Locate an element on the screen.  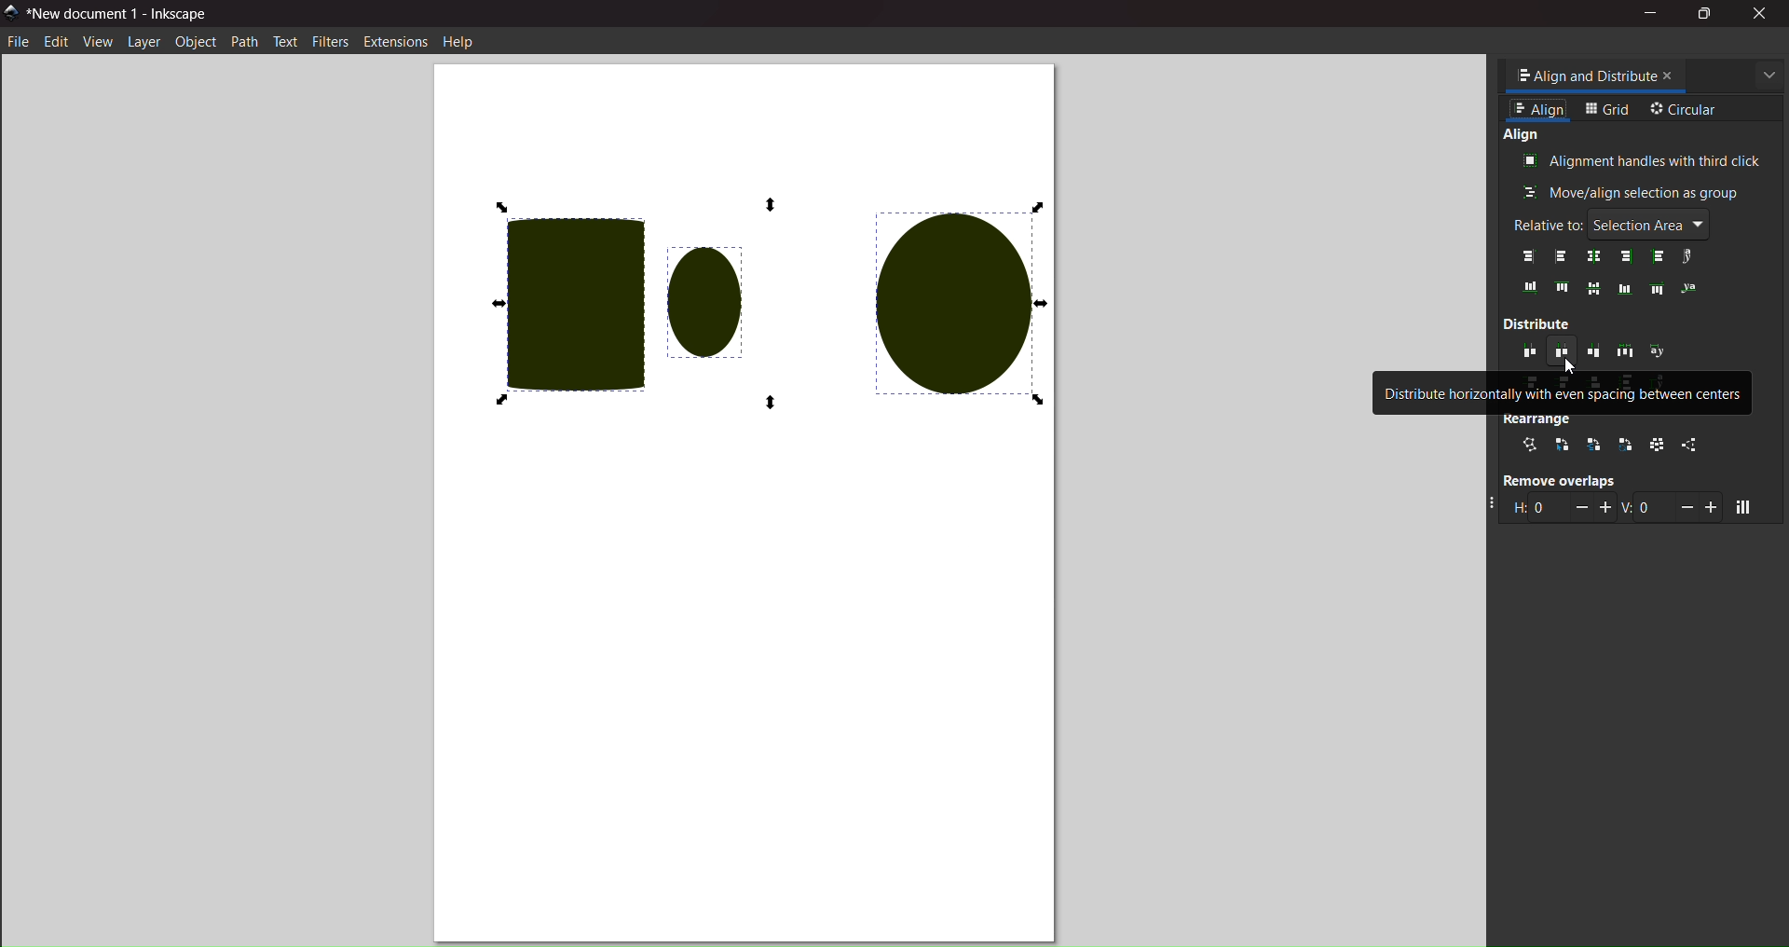
close tab is located at coordinates (1668, 75).